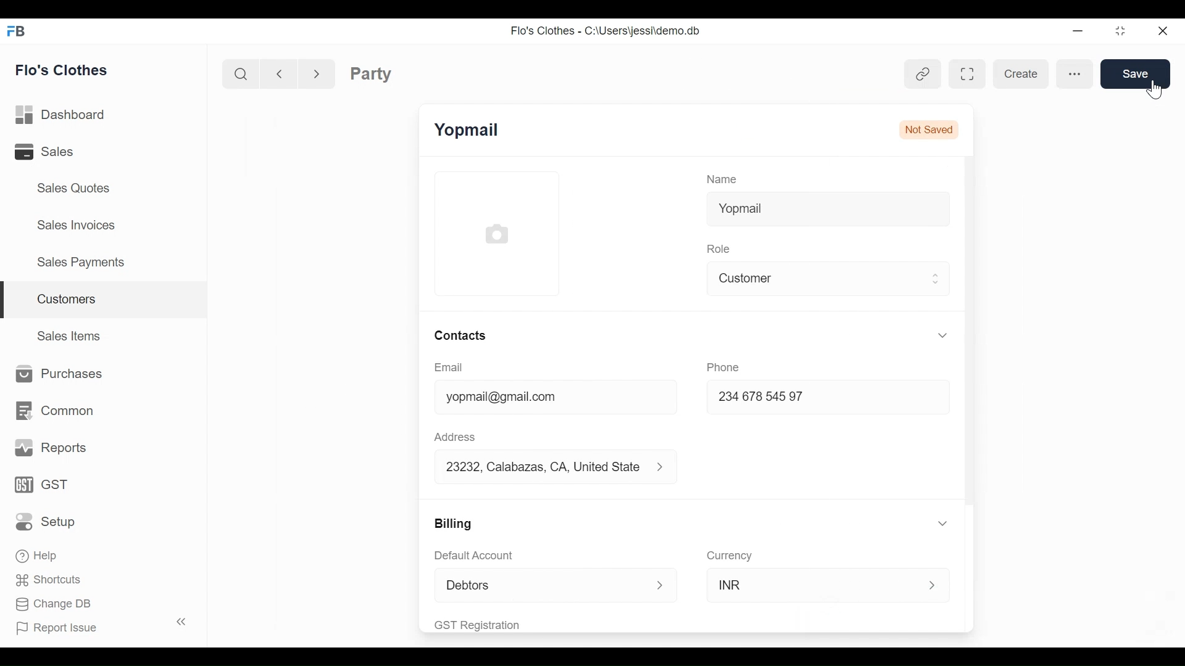  What do you see at coordinates (927, 129) in the screenshot?
I see `Not Saved` at bounding box center [927, 129].